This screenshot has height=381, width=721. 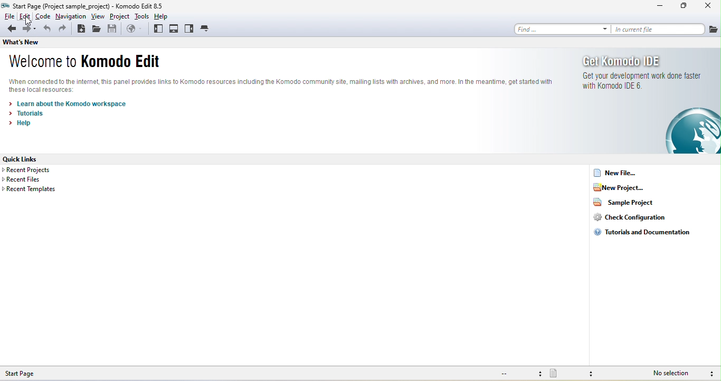 I want to click on project, so click(x=119, y=16).